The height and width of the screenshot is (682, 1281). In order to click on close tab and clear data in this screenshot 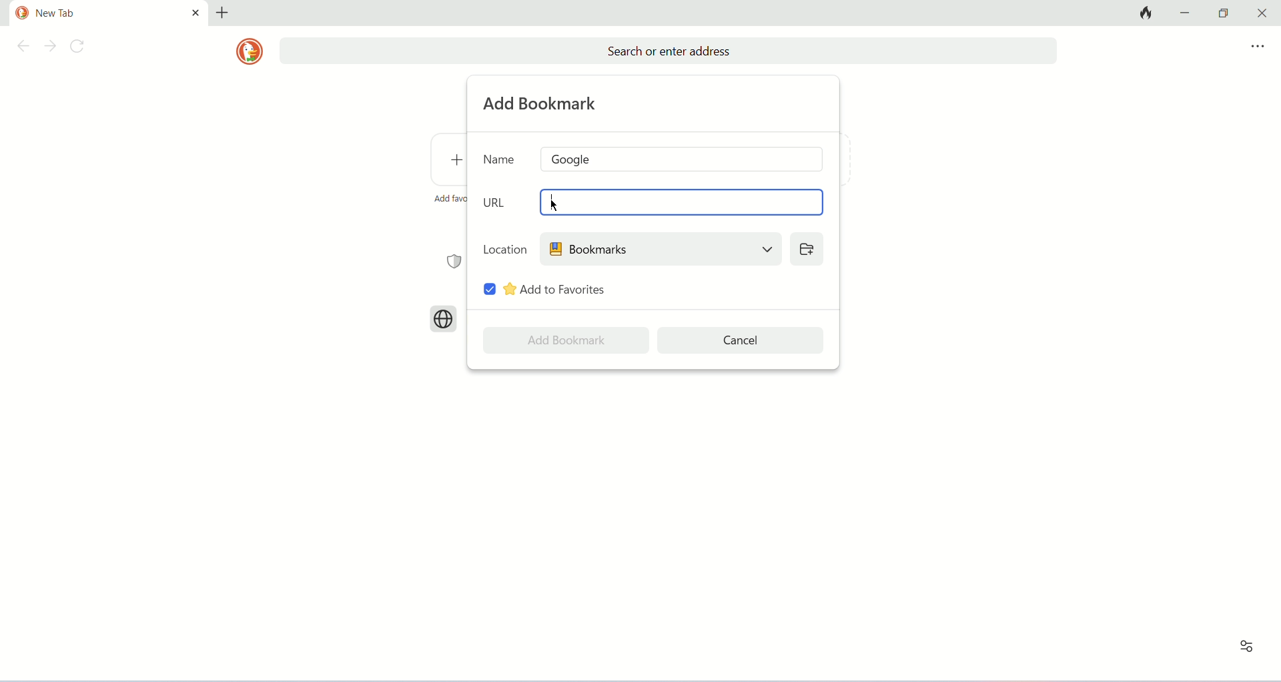, I will do `click(1144, 13)`.